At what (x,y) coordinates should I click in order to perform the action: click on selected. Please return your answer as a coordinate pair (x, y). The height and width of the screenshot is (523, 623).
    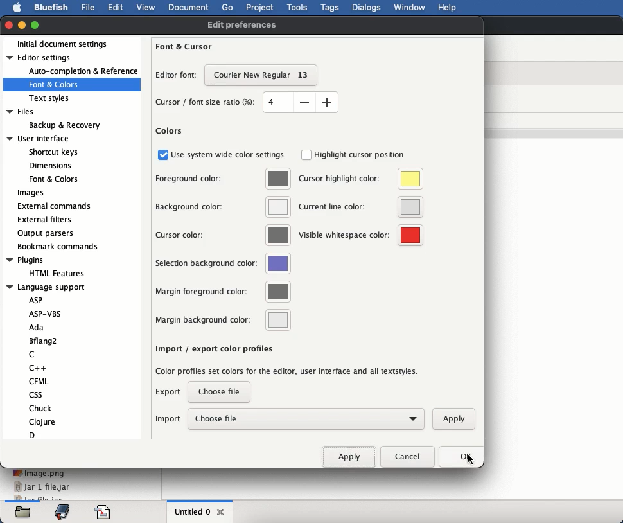
    Looking at the image, I should click on (261, 76).